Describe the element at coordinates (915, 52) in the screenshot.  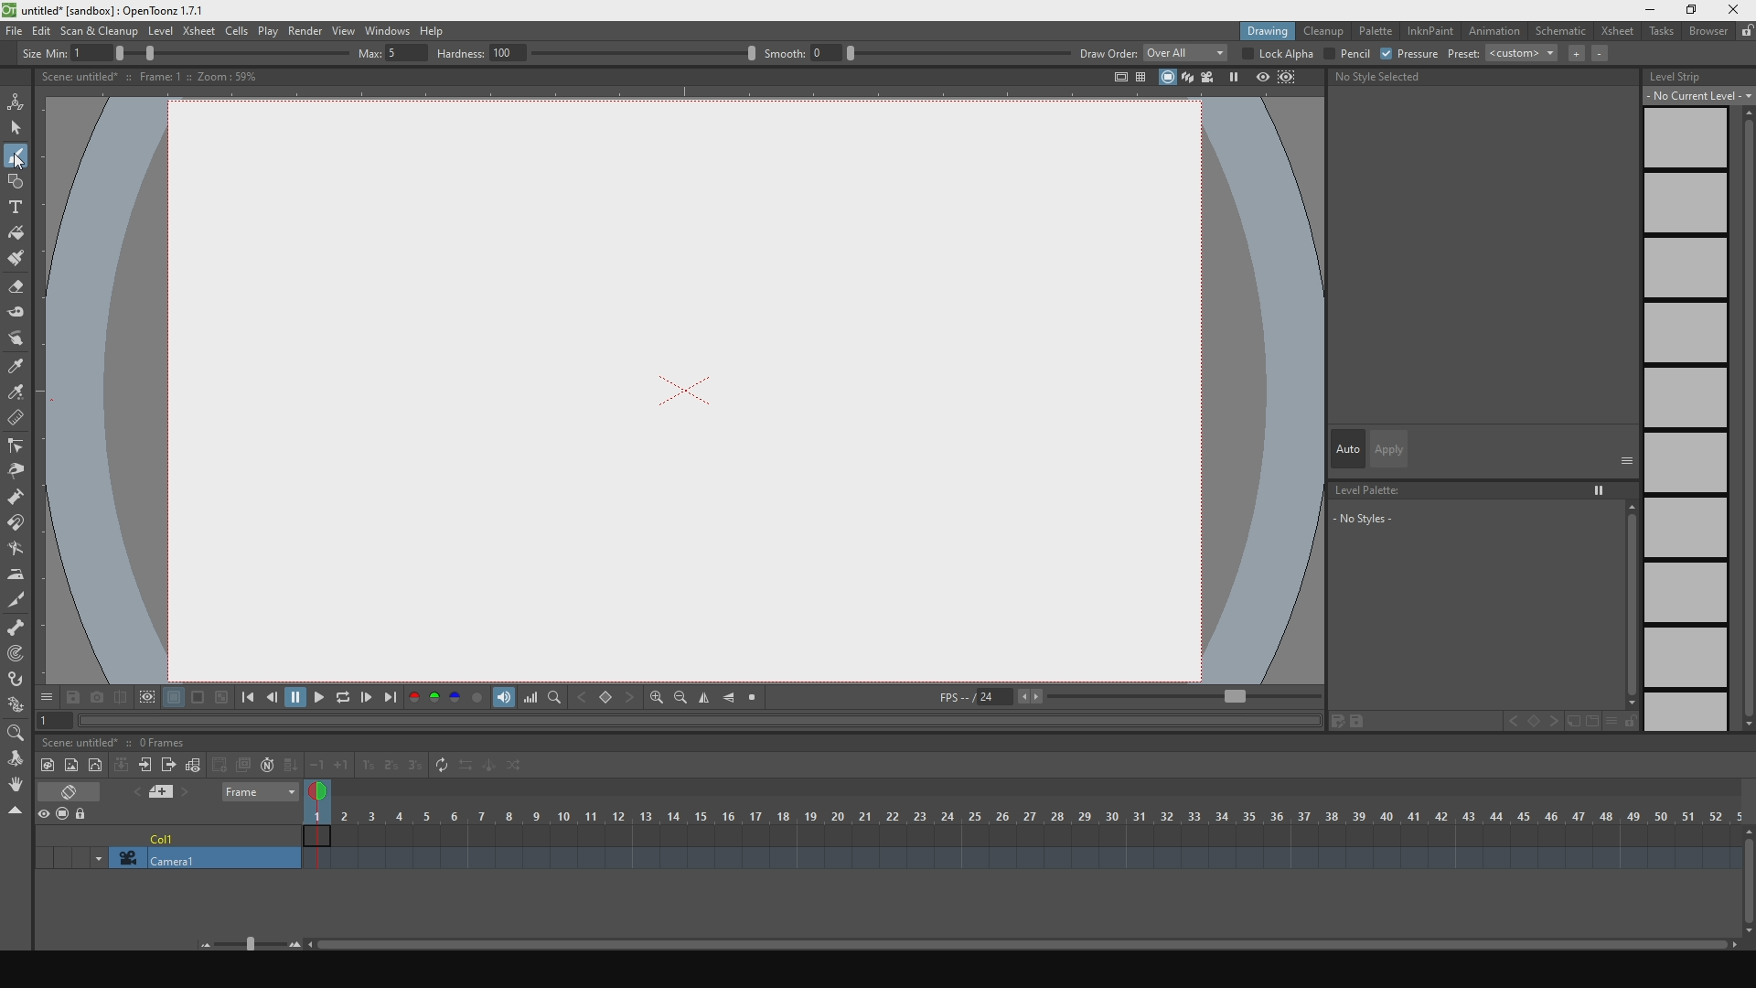
I see `smooth` at that location.